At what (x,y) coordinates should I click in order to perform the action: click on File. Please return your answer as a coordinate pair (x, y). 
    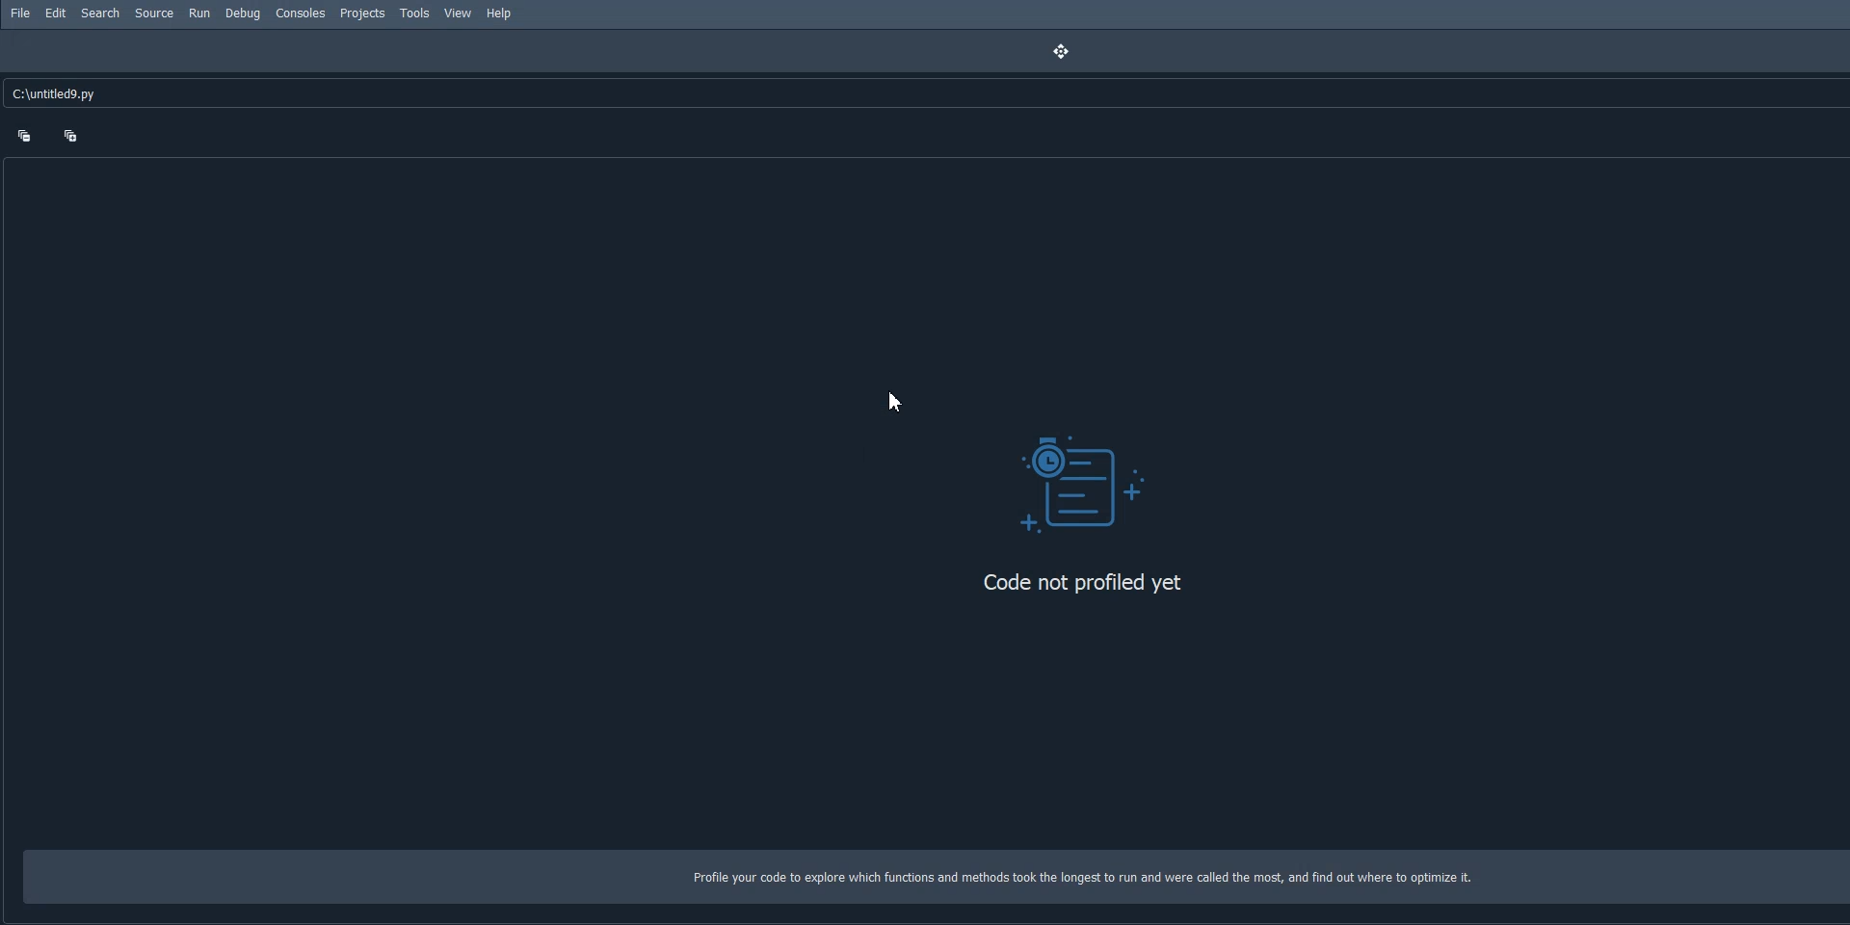
    Looking at the image, I should click on (20, 13).